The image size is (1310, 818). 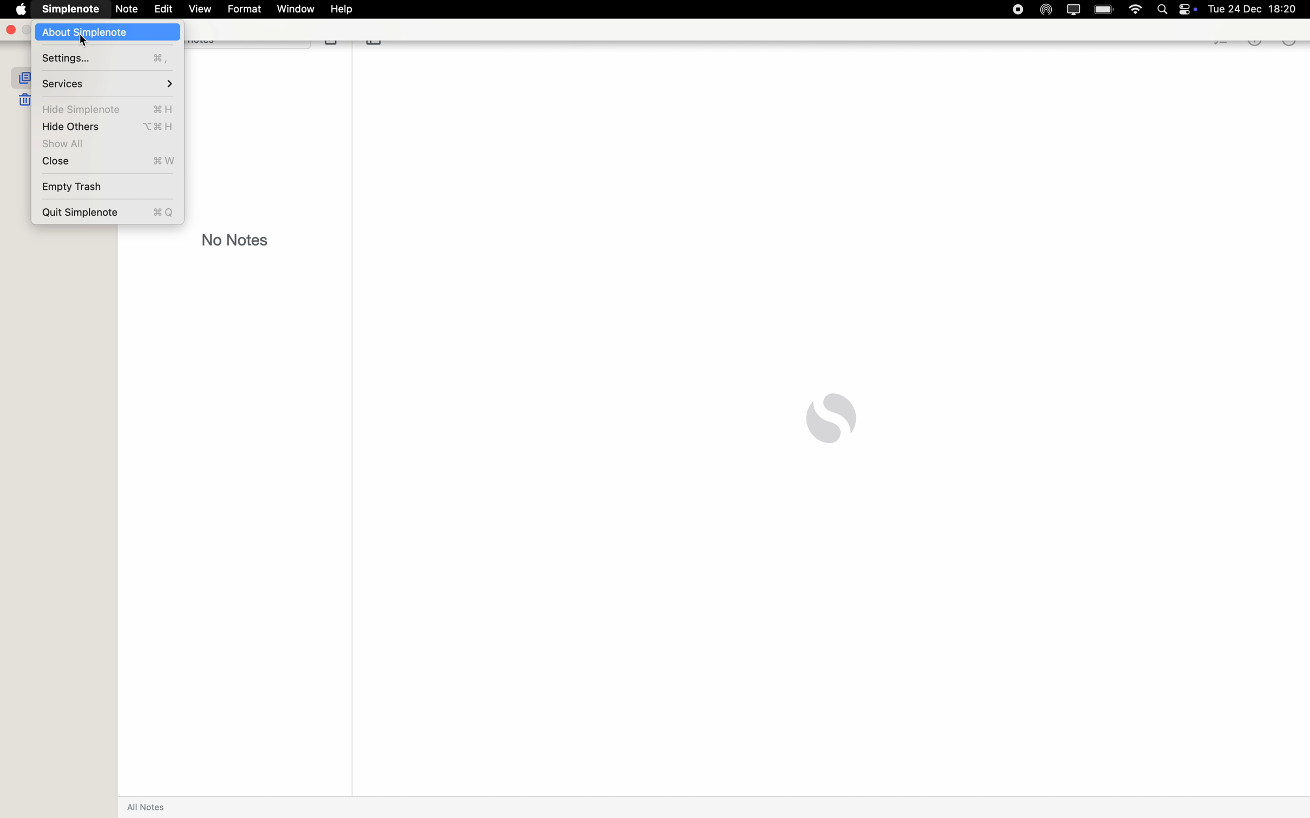 What do you see at coordinates (162, 9) in the screenshot?
I see `edit` at bounding box center [162, 9].